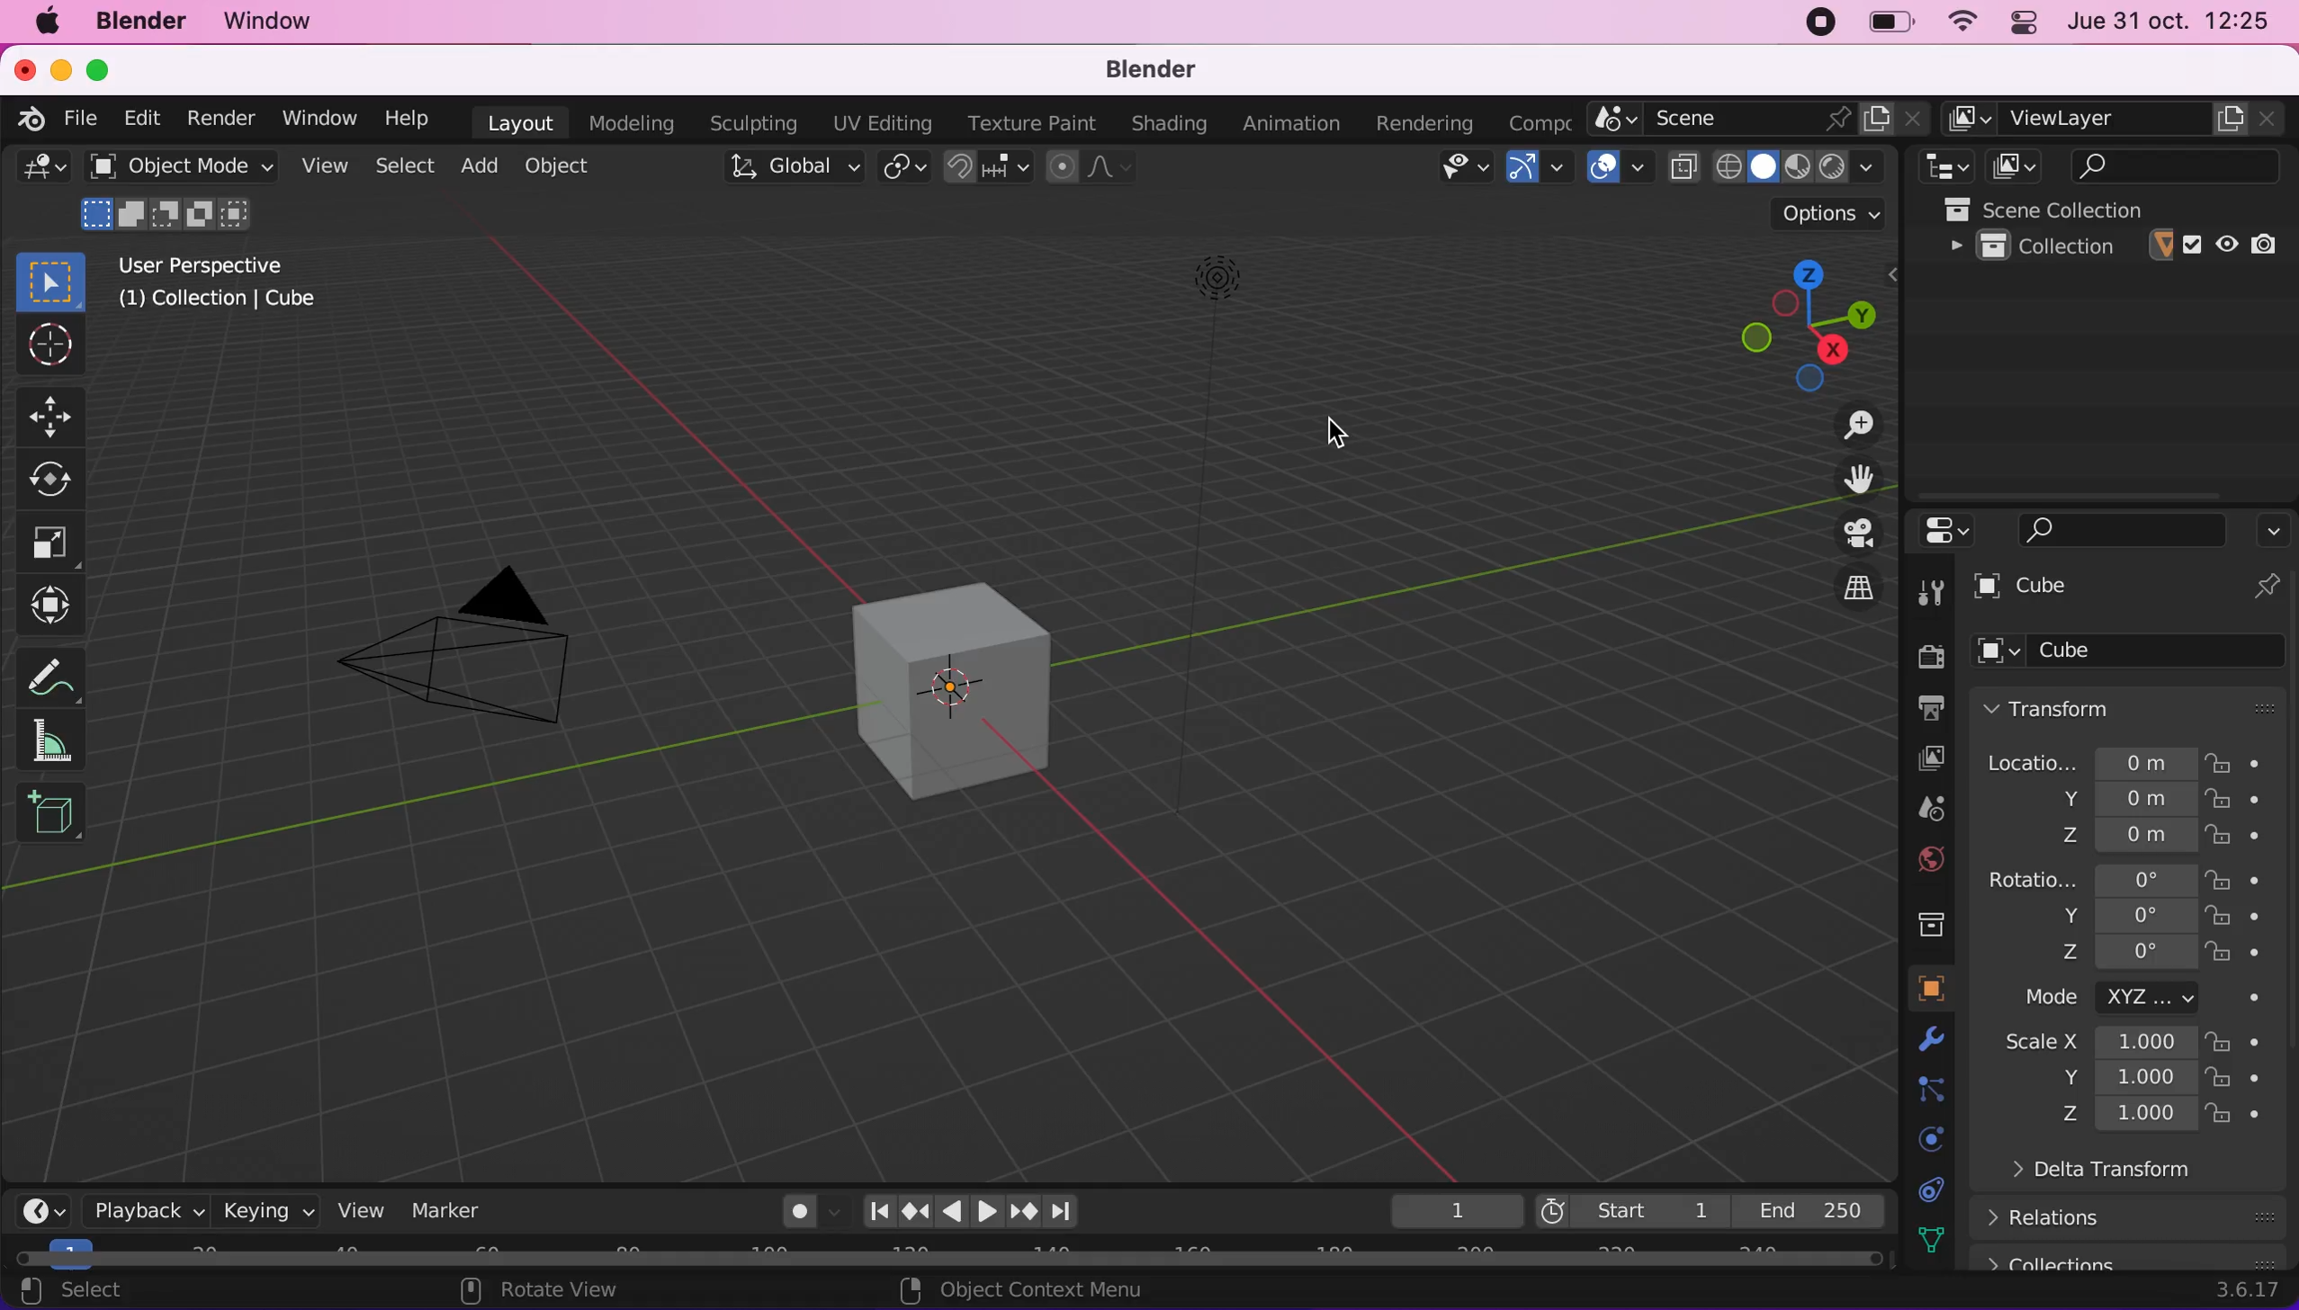 The height and width of the screenshot is (1310, 2299). Describe the element at coordinates (280, 22) in the screenshot. I see `window` at that location.